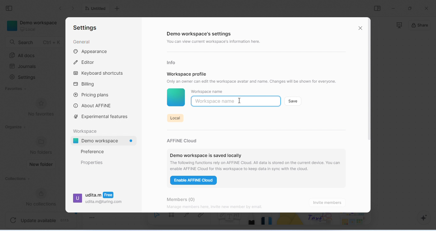 The height and width of the screenshot is (231, 436). I want to click on curve, so click(188, 217).